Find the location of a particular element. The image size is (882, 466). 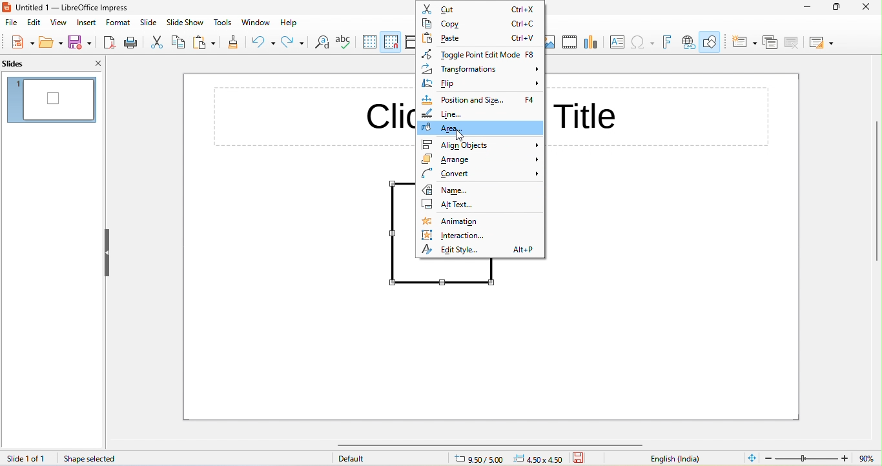

arrange is located at coordinates (480, 159).